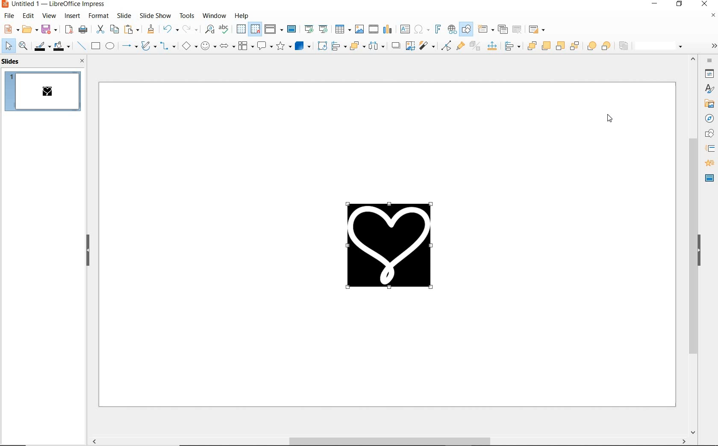 This screenshot has width=718, height=446. What do you see at coordinates (246, 46) in the screenshot?
I see `flowchart` at bounding box center [246, 46].